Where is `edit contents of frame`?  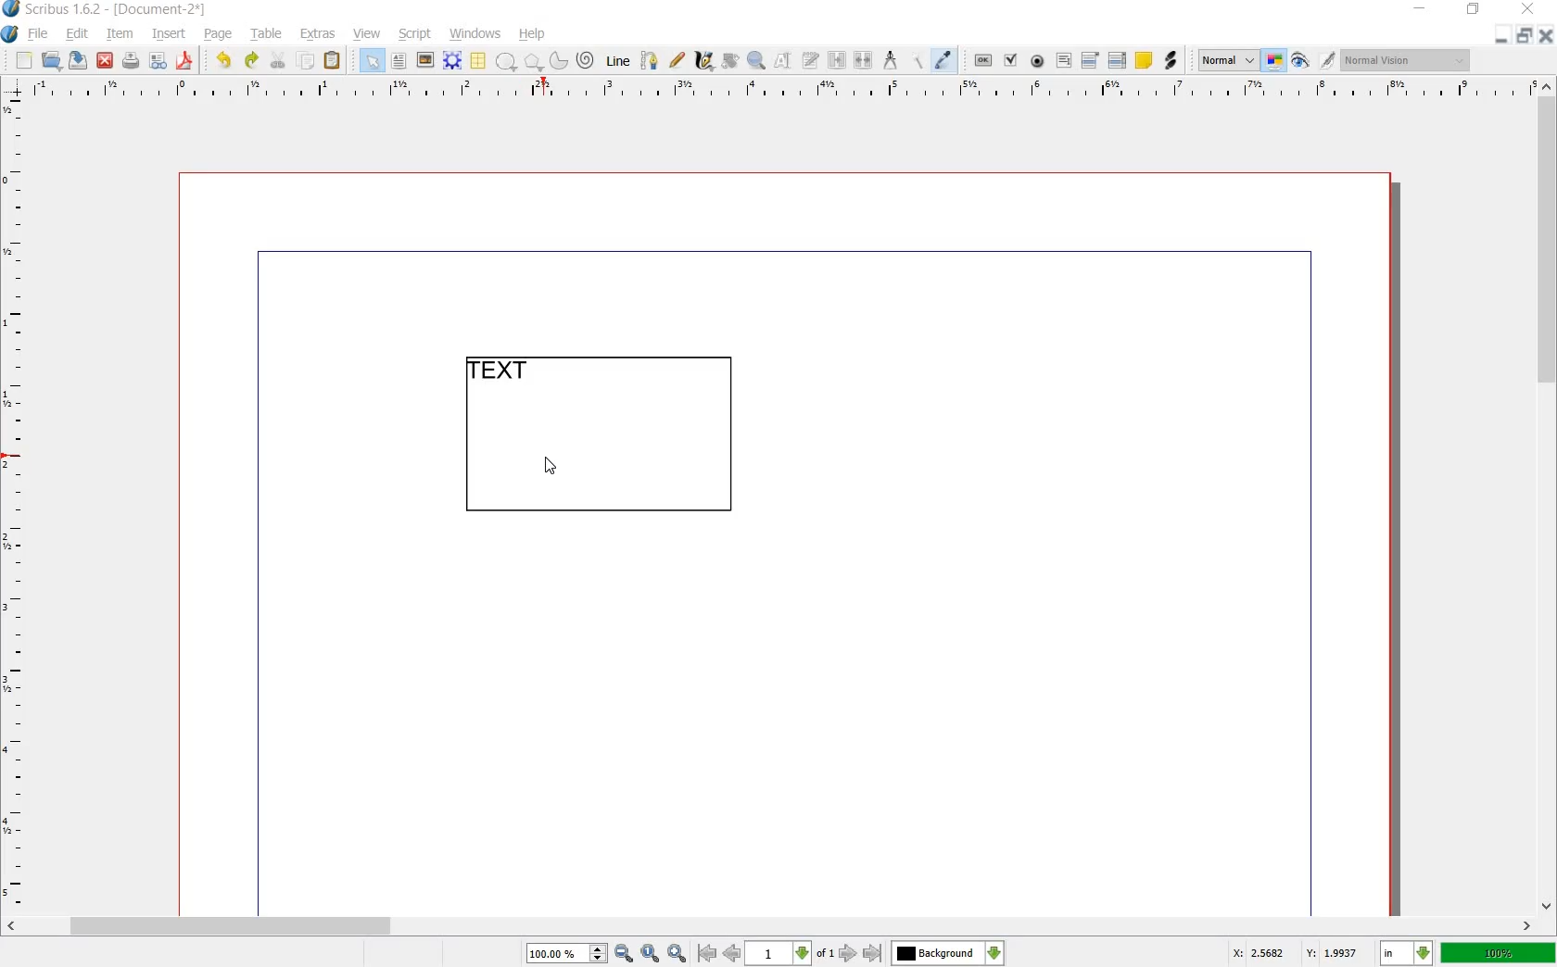
edit contents of frame is located at coordinates (783, 61).